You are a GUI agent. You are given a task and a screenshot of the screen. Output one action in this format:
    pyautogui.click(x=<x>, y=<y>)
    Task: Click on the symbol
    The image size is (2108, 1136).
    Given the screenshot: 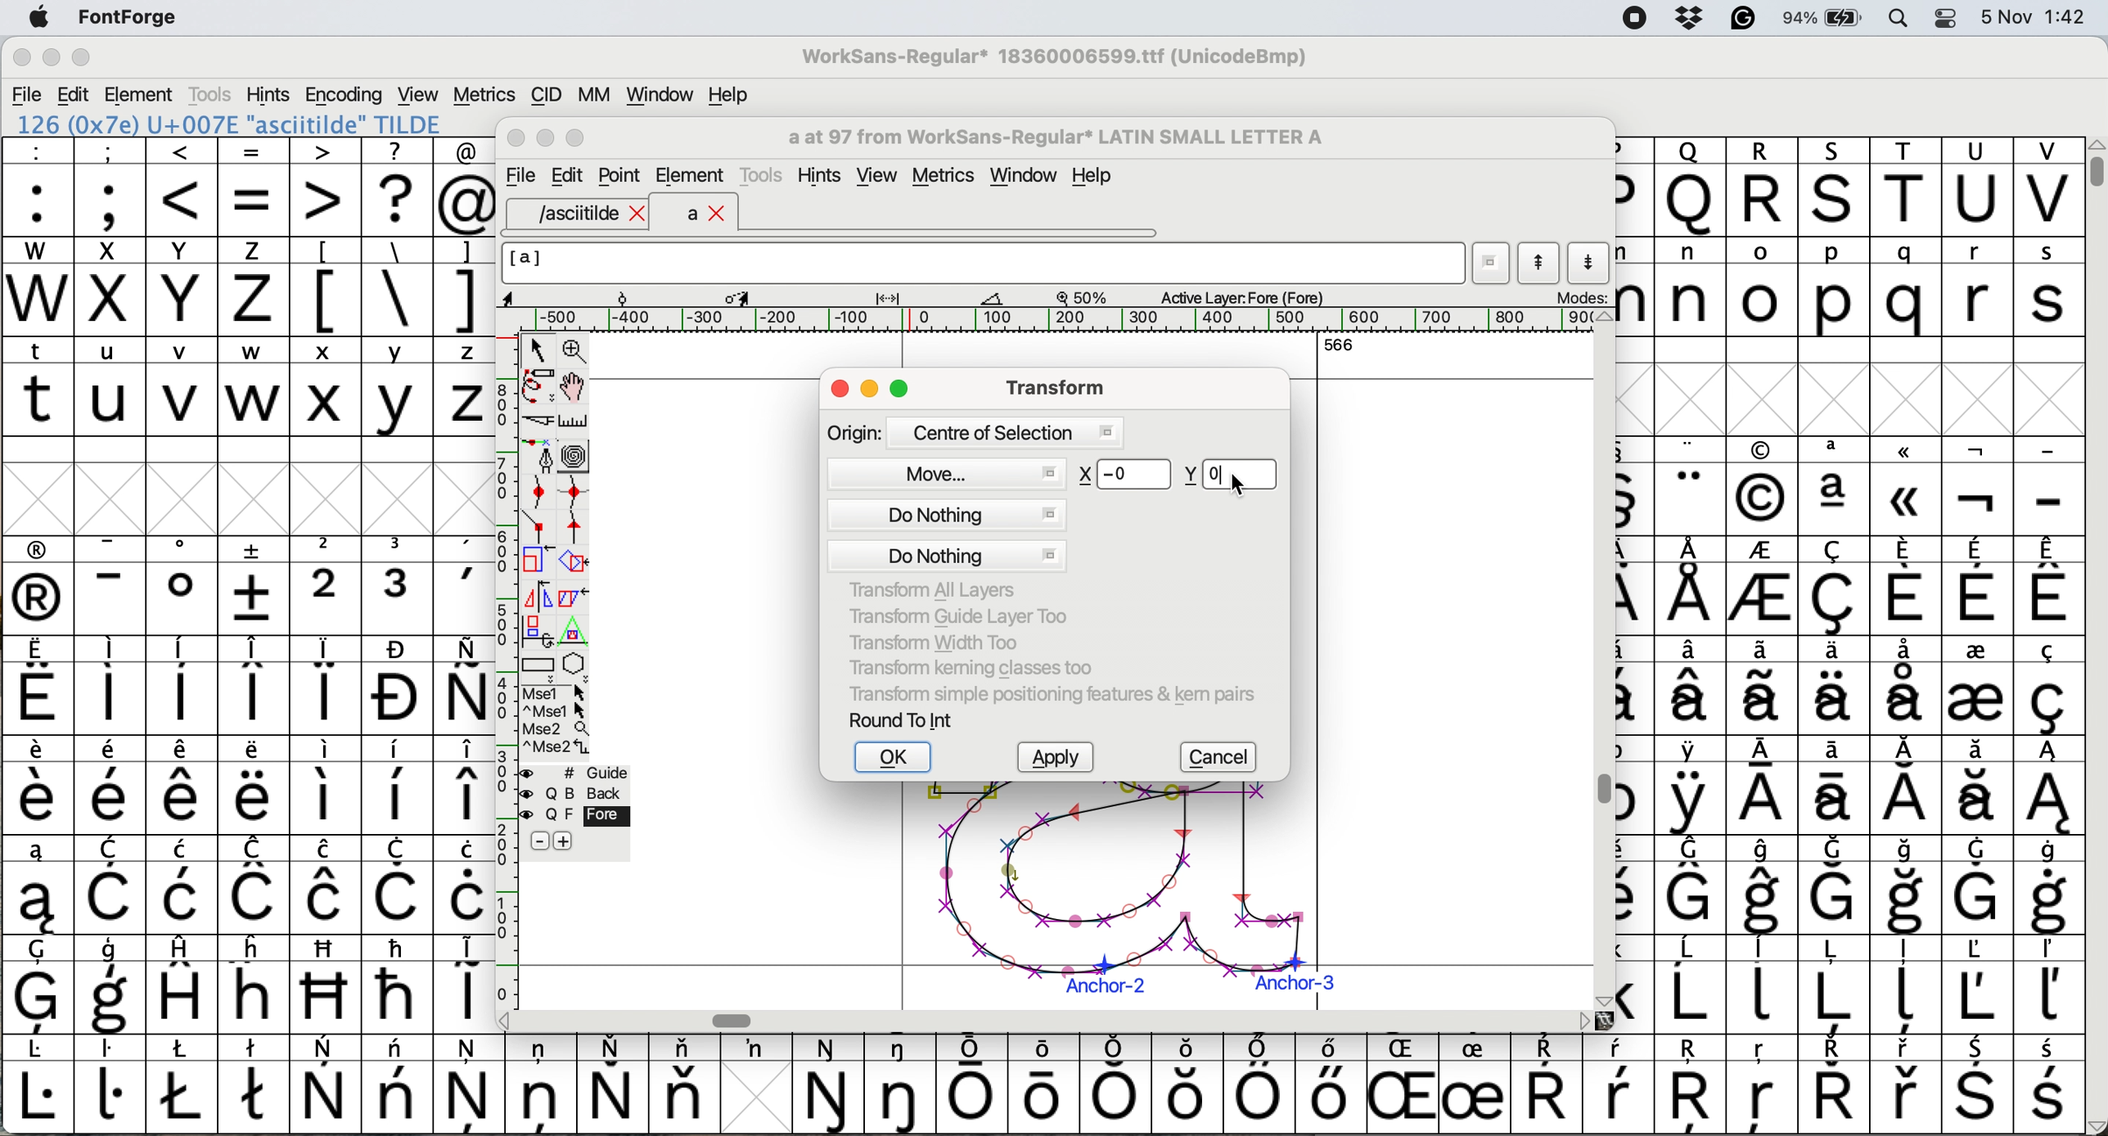 What is the action you would take?
    pyautogui.click(x=1546, y=1085)
    